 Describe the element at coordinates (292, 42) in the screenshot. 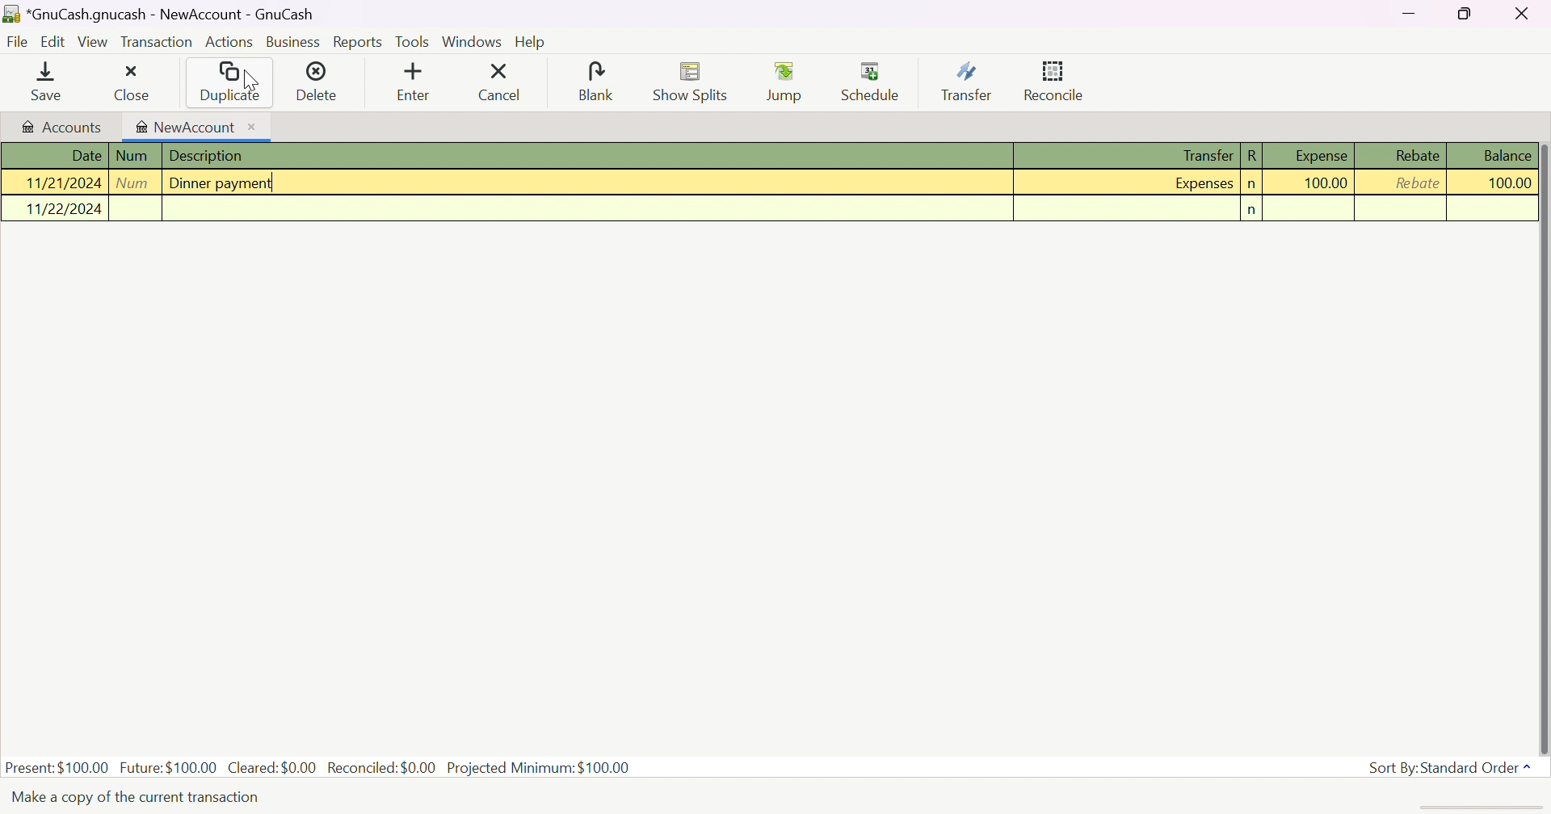

I see `Business` at that location.